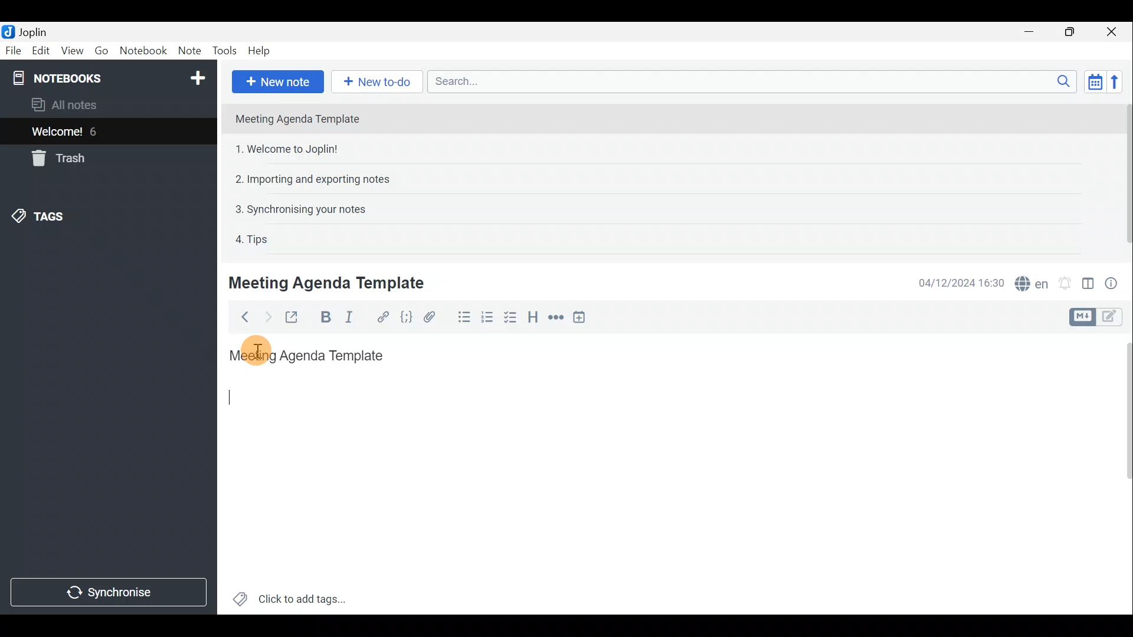 The height and width of the screenshot is (637, 1133). Describe the element at coordinates (317, 179) in the screenshot. I see `2. Importing and exporting notes` at that location.